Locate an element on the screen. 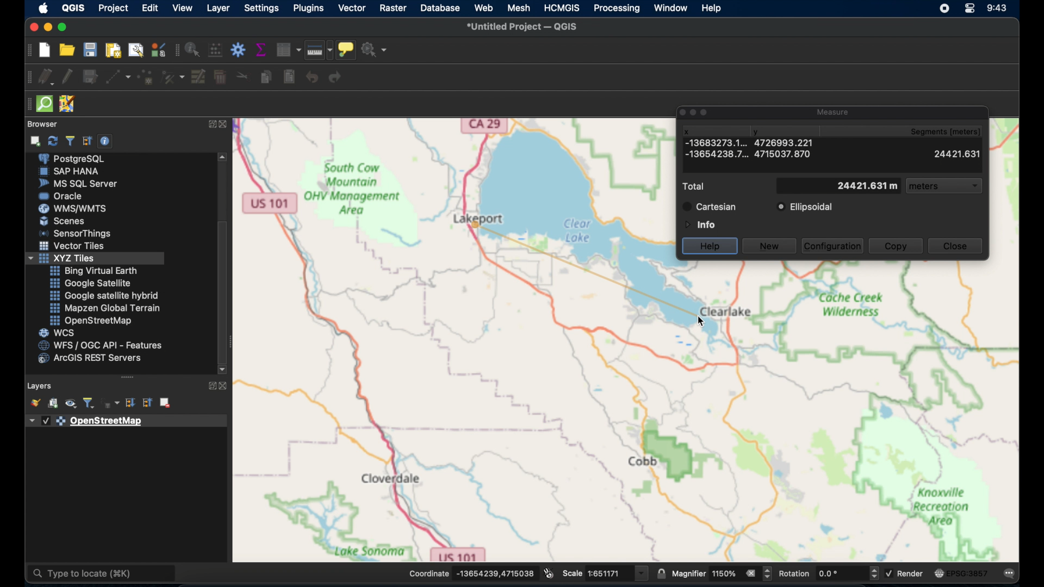 This screenshot has width=1044, height=587. digitize with segment is located at coordinates (118, 78).